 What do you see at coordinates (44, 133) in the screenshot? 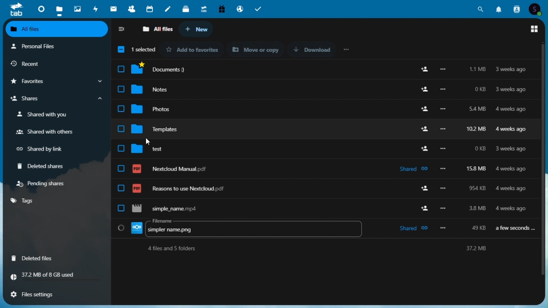
I see `shared with others` at bounding box center [44, 133].